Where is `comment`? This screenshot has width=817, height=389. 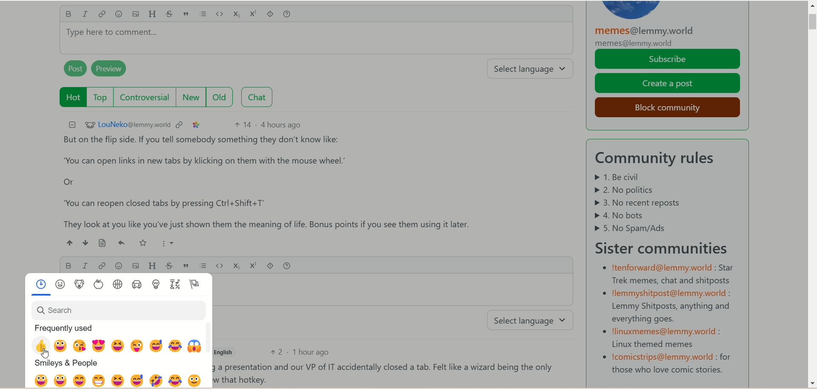 comment is located at coordinates (386, 372).